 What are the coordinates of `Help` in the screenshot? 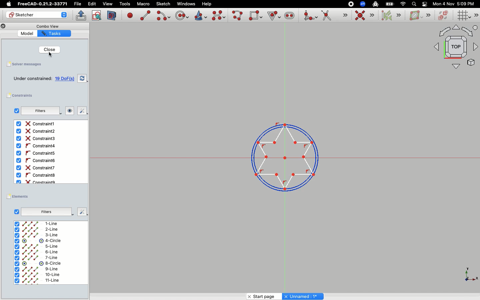 It's located at (207, 3).